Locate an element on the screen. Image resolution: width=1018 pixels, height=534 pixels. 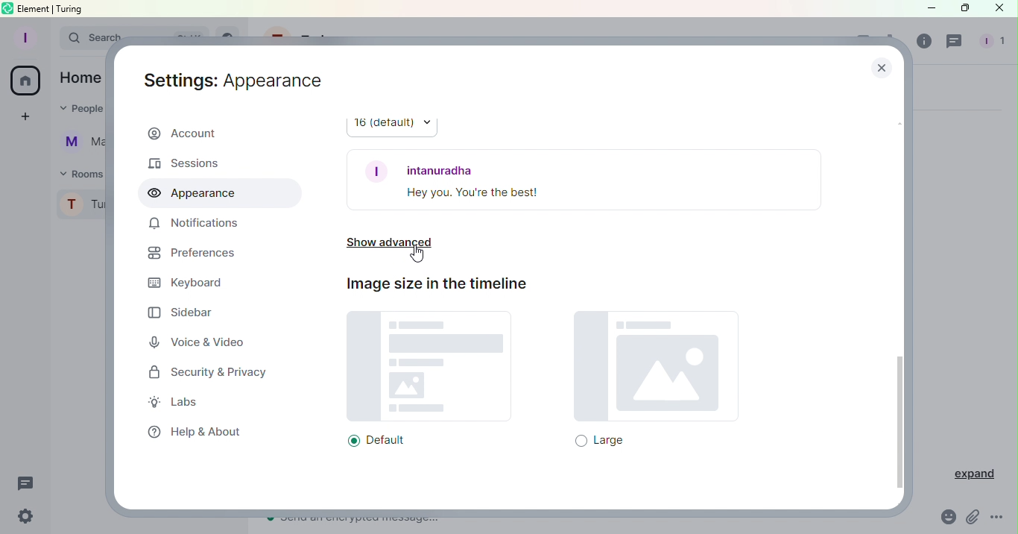
Sidebar is located at coordinates (186, 314).